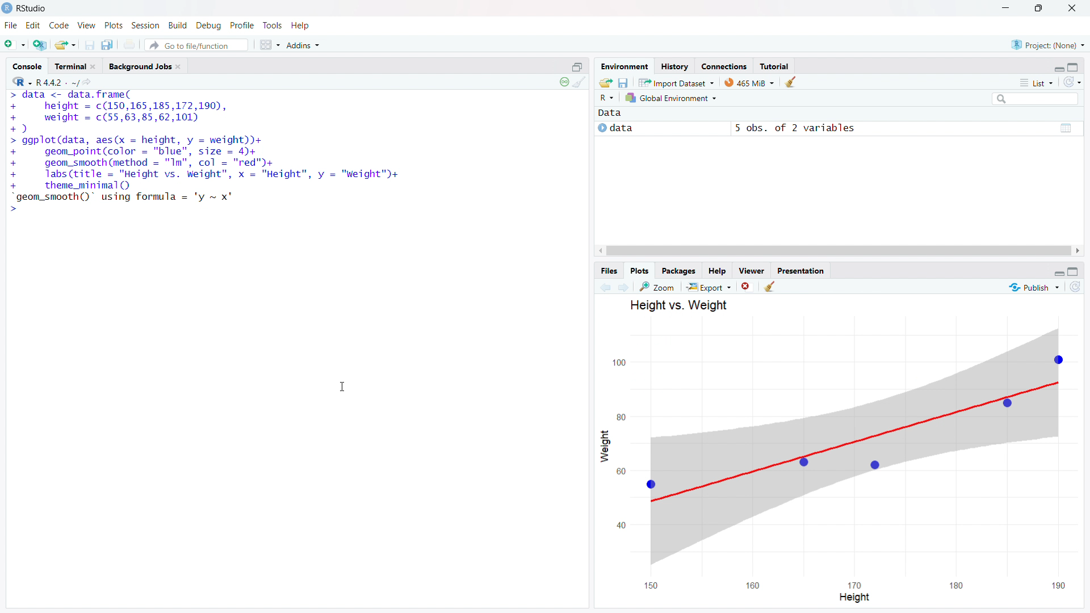  Describe the element at coordinates (580, 82) in the screenshot. I see `clear console` at that location.